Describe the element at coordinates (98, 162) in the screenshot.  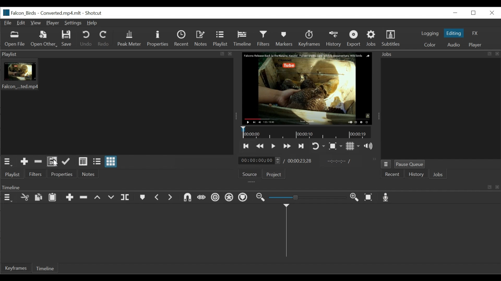
I see `View as files` at that location.